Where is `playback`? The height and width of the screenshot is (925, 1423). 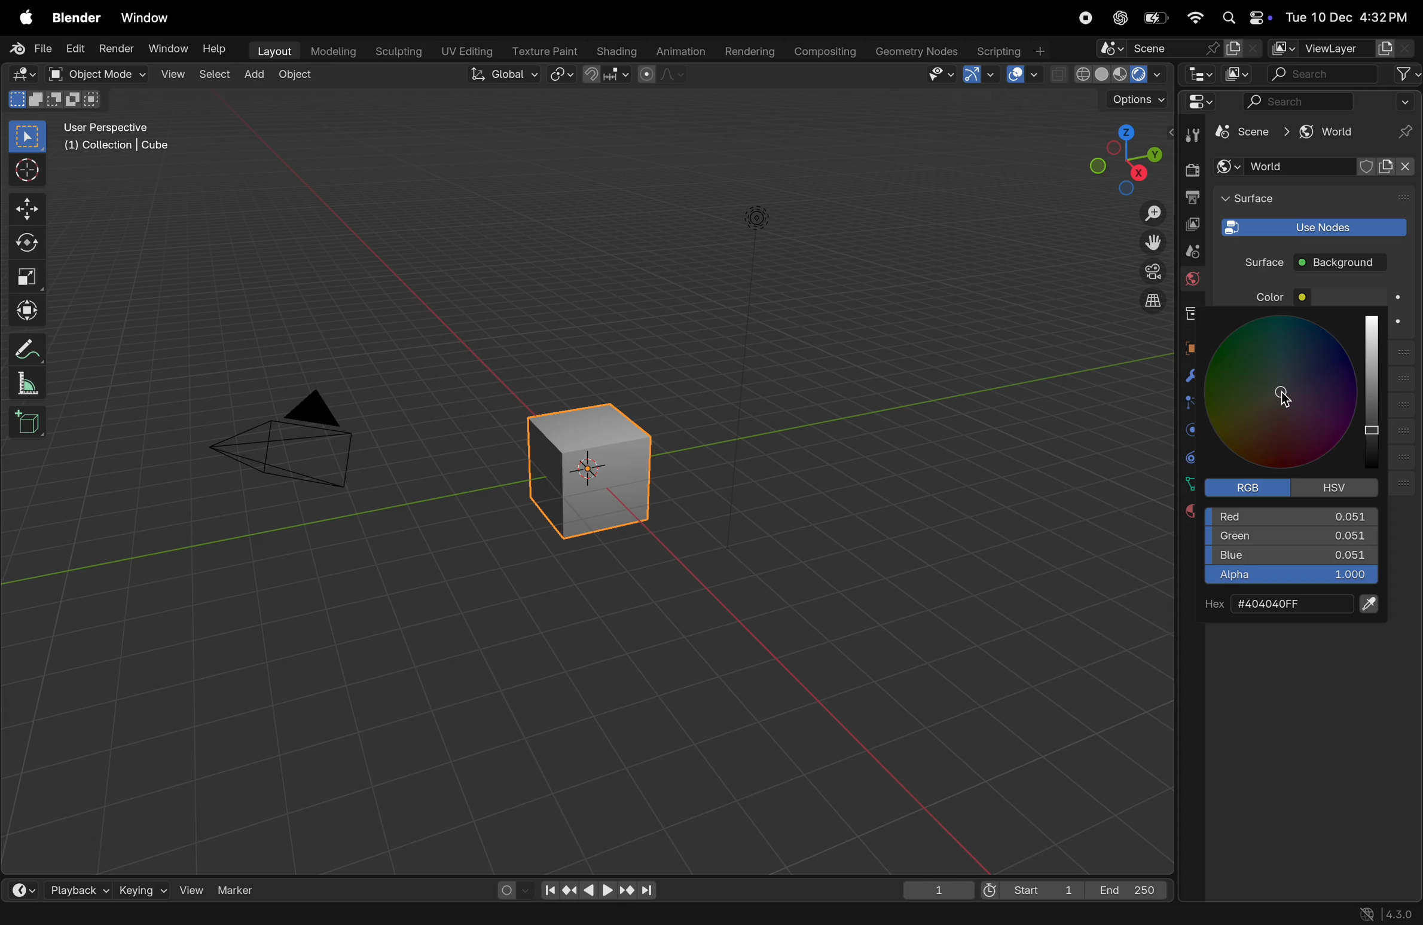 playback is located at coordinates (74, 887).